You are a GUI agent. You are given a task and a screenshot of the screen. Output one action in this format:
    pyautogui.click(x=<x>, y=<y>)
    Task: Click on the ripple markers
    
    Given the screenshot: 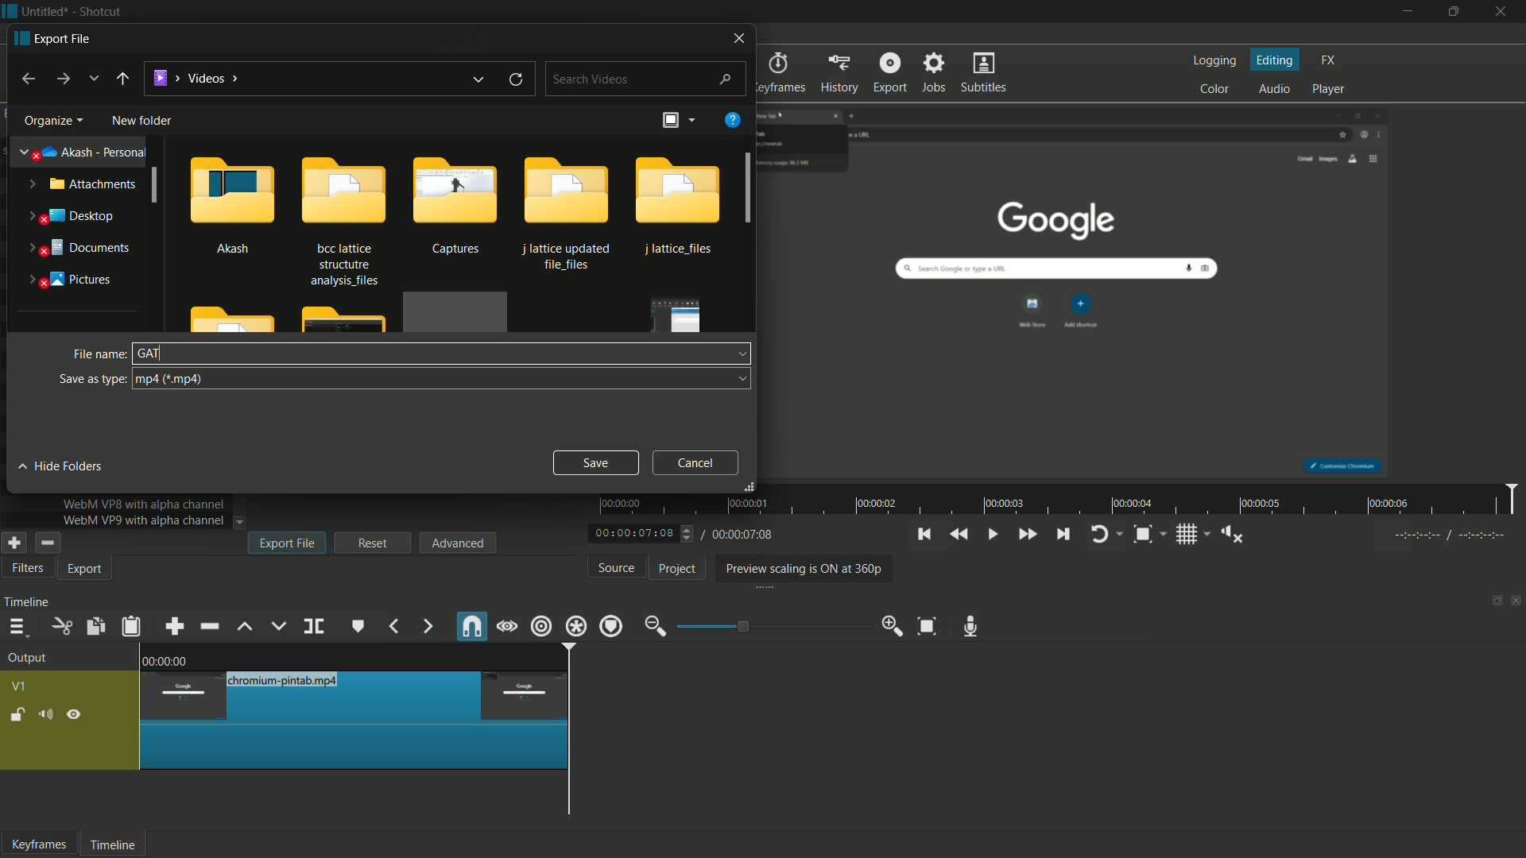 What is the action you would take?
    pyautogui.click(x=611, y=626)
    